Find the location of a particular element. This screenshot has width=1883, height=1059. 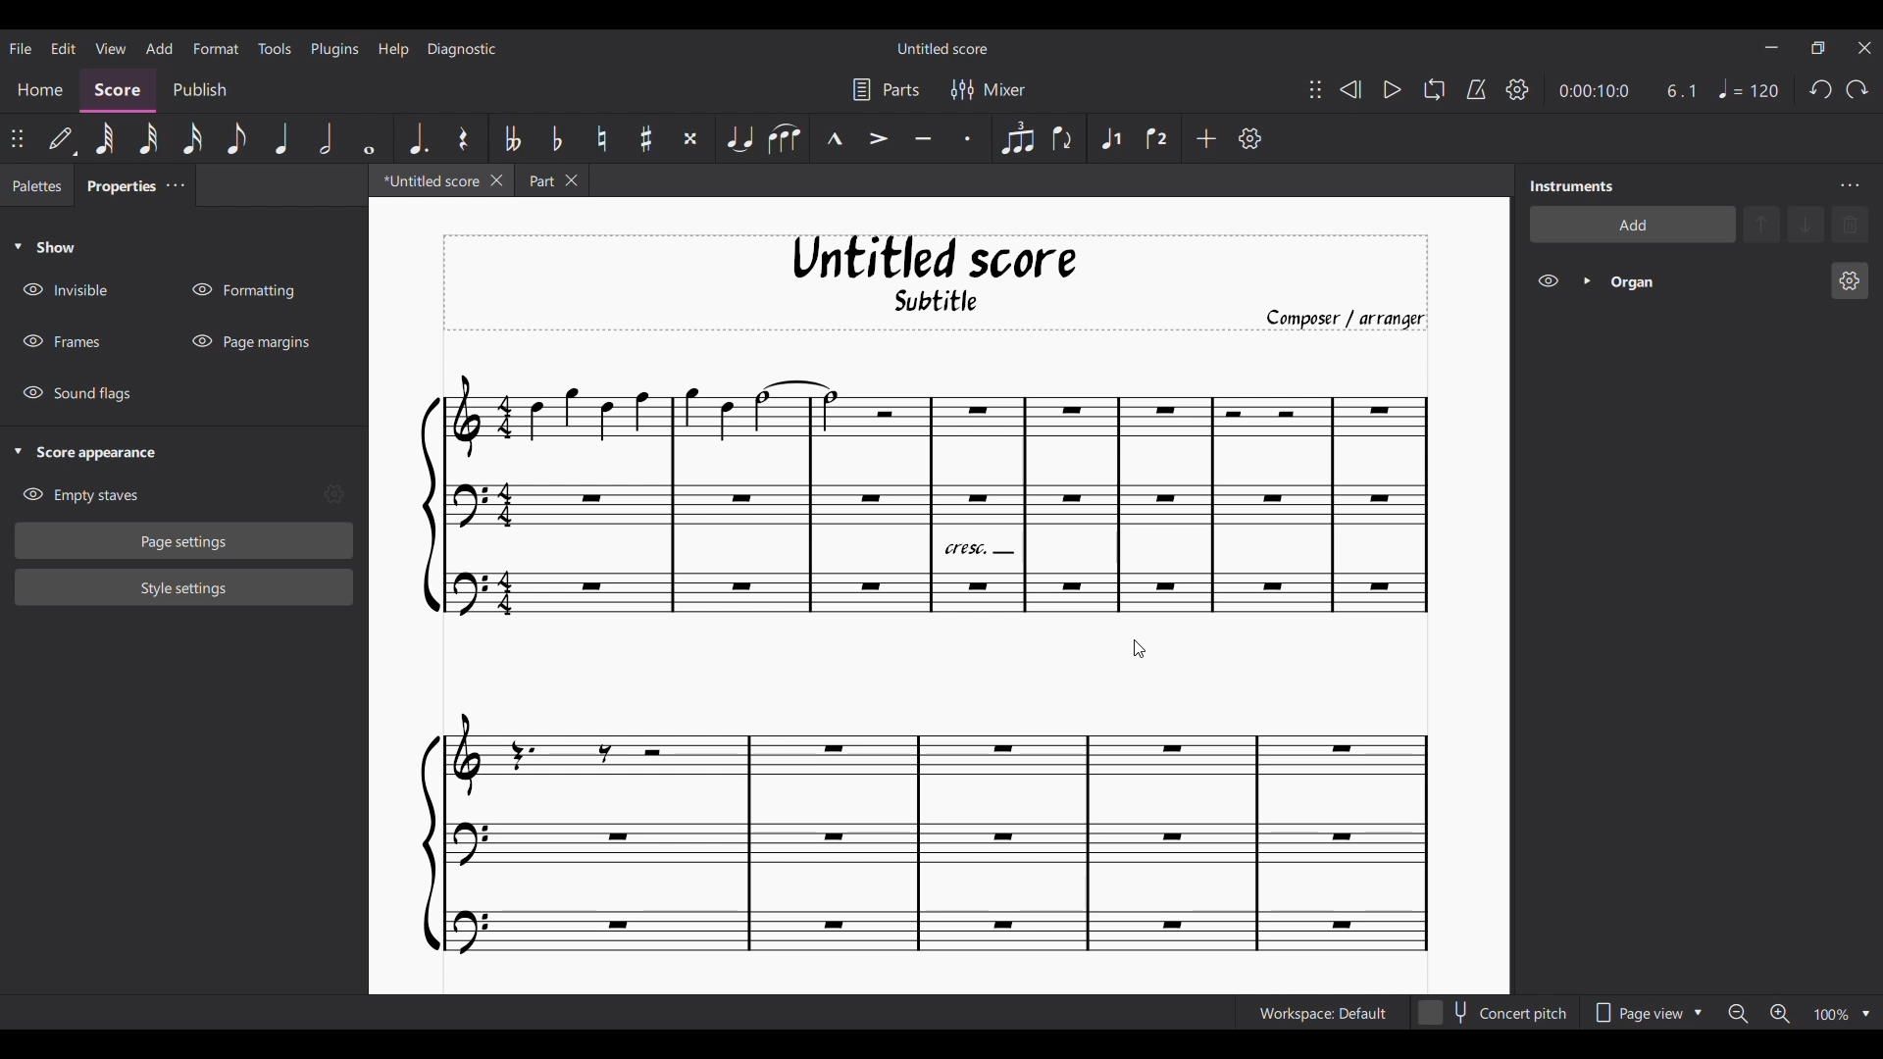

Score name is located at coordinates (943, 48).